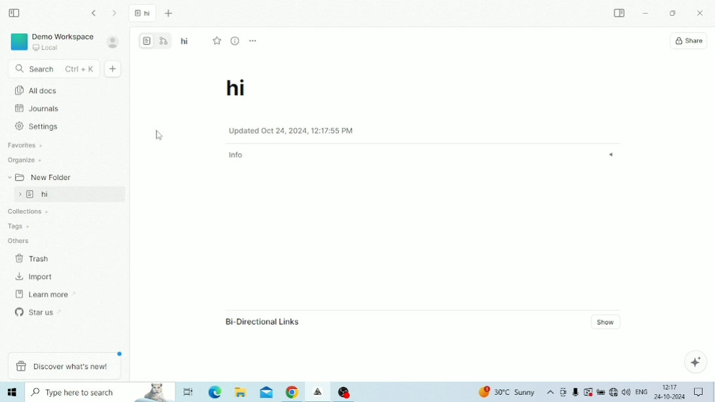  What do you see at coordinates (608, 321) in the screenshot?
I see `Show` at bounding box center [608, 321].